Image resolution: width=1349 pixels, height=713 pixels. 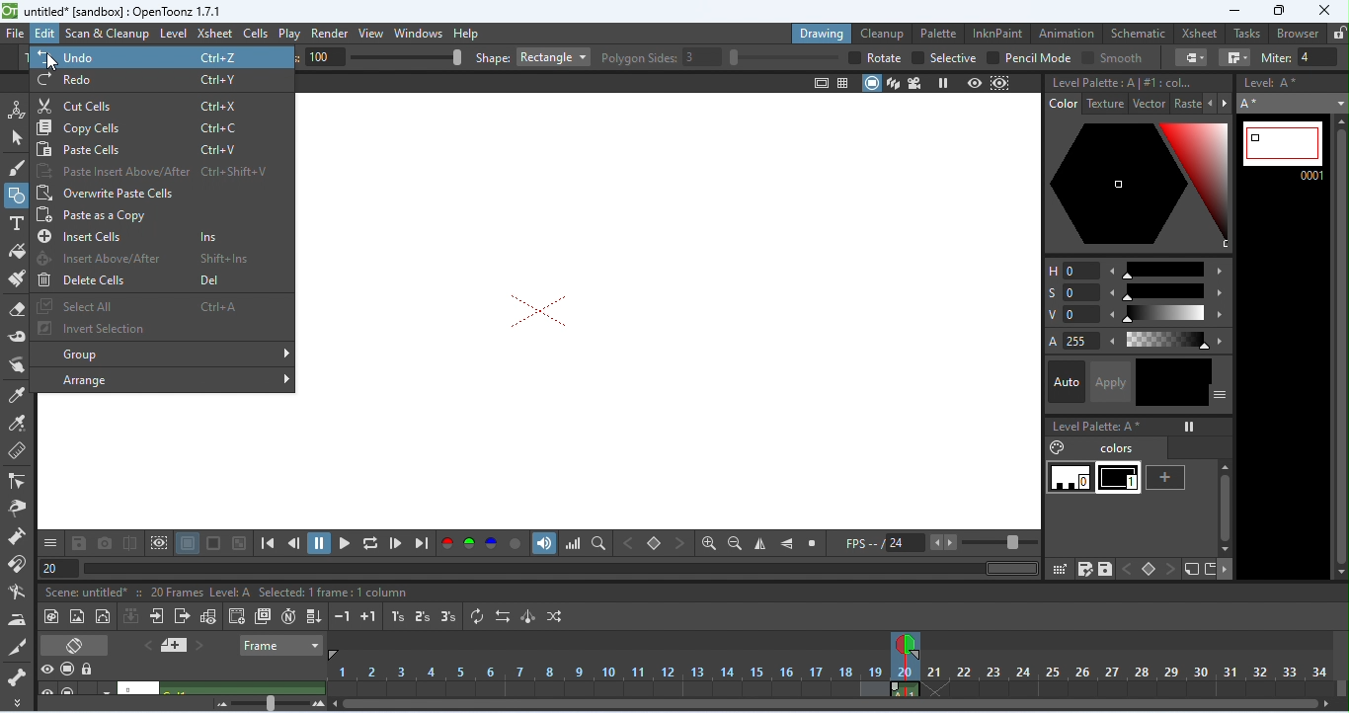 What do you see at coordinates (448, 616) in the screenshot?
I see `reframe on 3's` at bounding box center [448, 616].